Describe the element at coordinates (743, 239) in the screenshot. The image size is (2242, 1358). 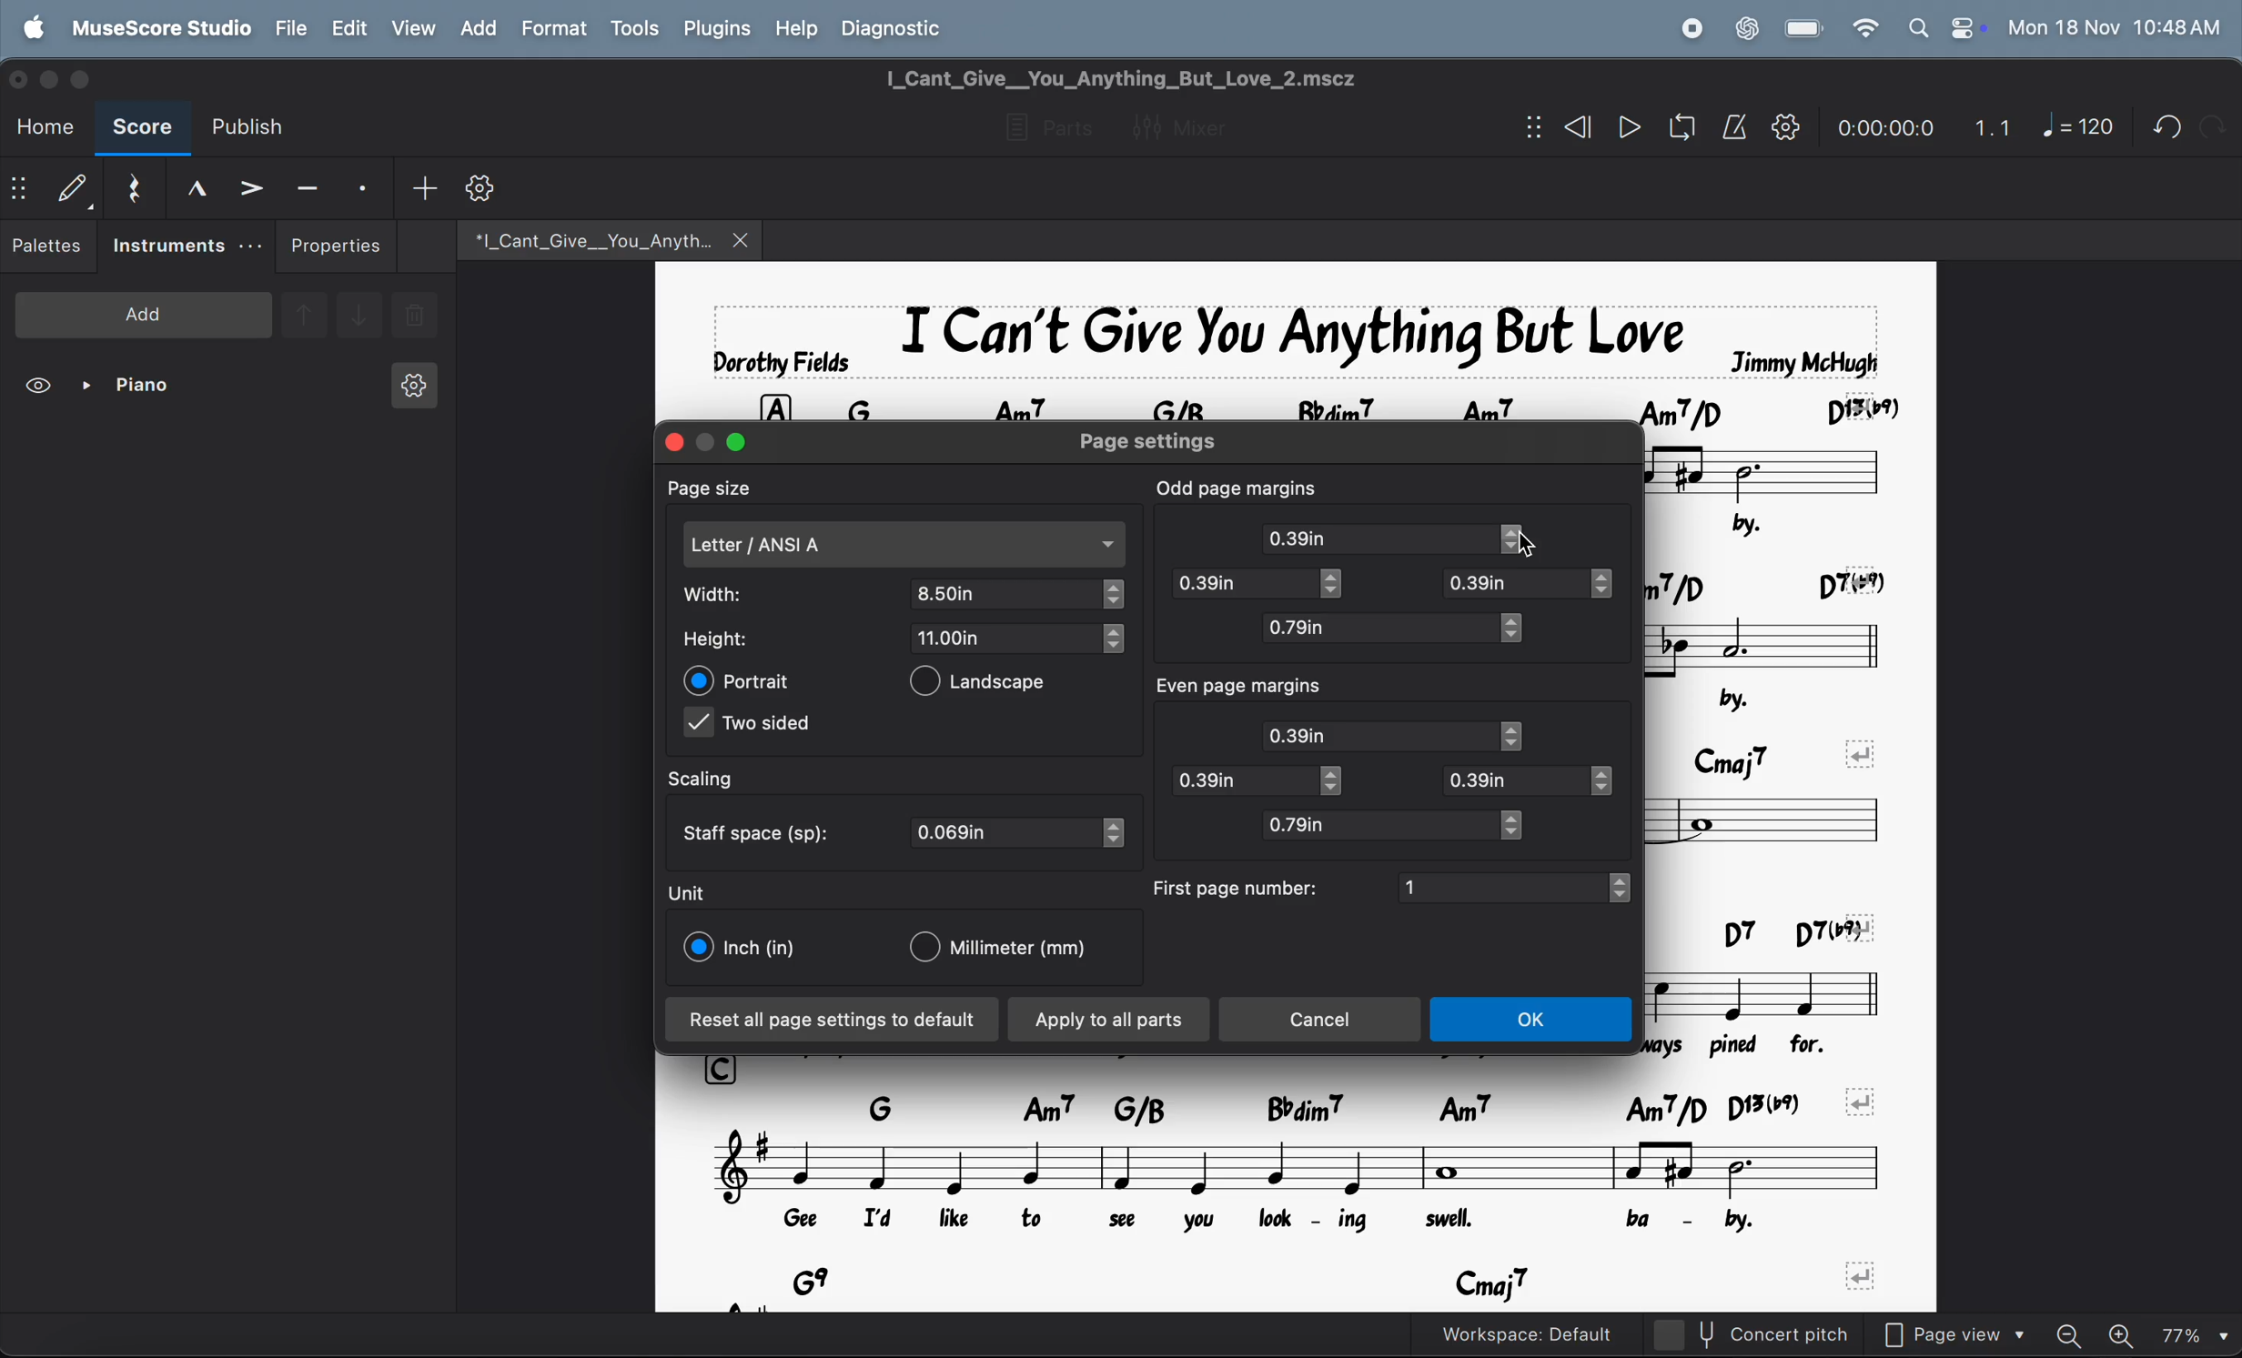
I see `close` at that location.